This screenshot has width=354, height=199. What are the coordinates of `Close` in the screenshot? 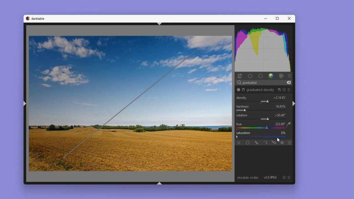 It's located at (288, 19).